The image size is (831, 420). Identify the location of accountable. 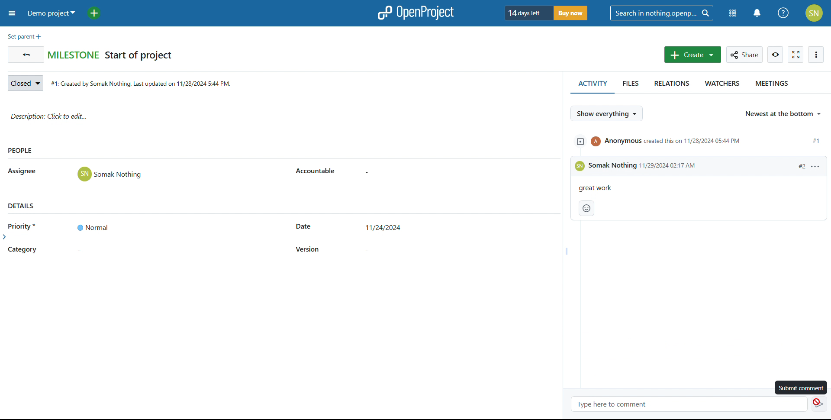
(316, 171).